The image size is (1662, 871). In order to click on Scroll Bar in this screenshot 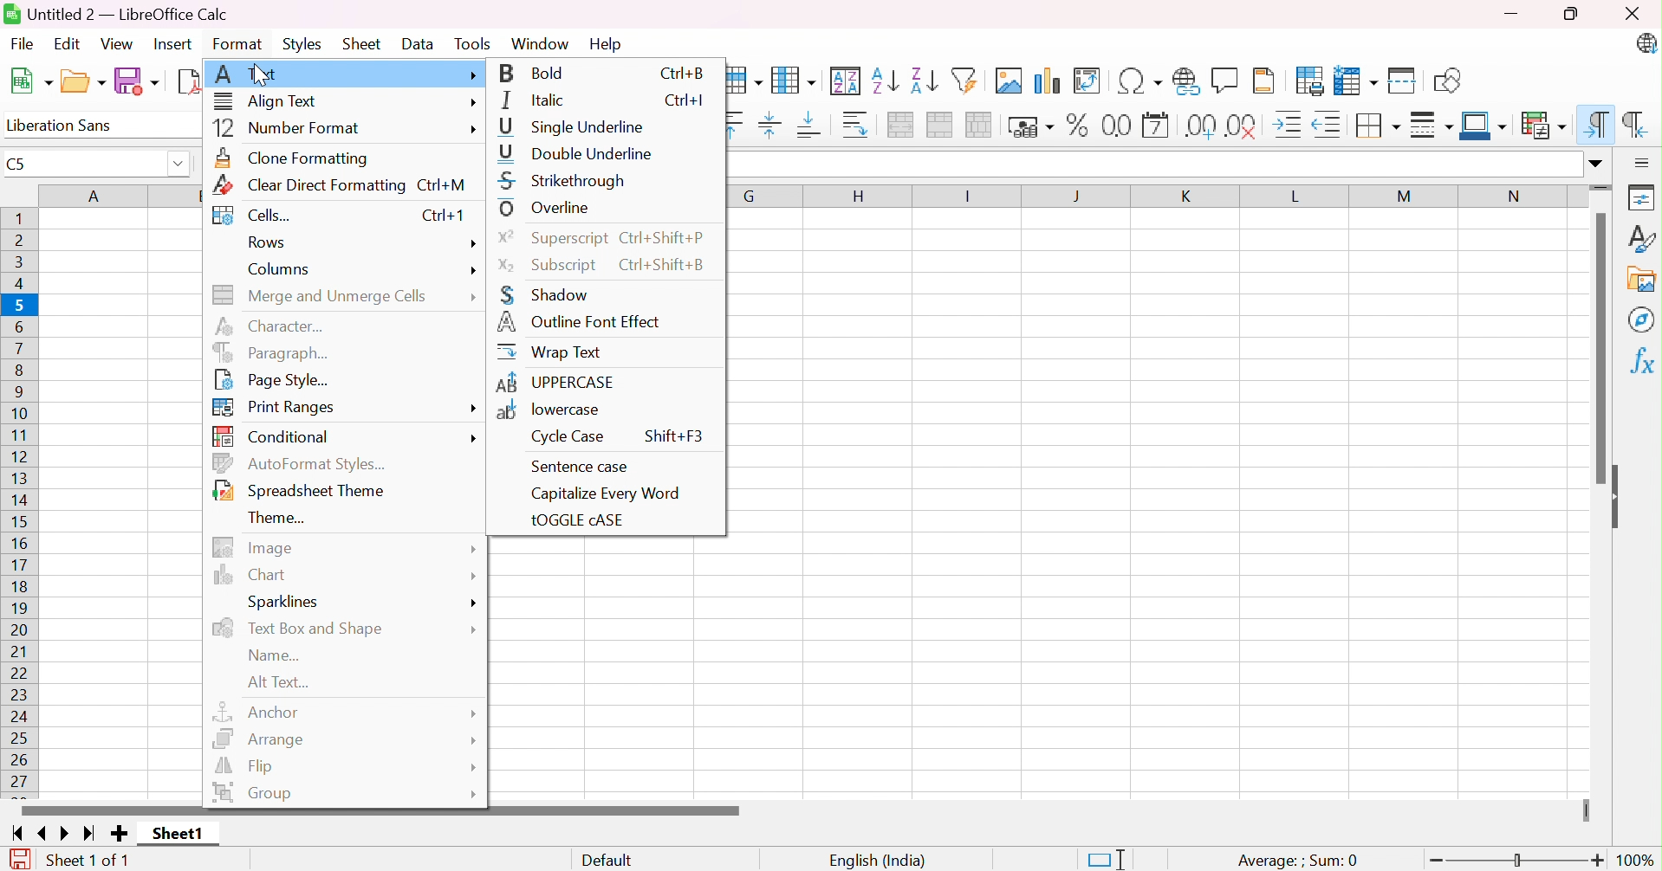, I will do `click(382, 810)`.